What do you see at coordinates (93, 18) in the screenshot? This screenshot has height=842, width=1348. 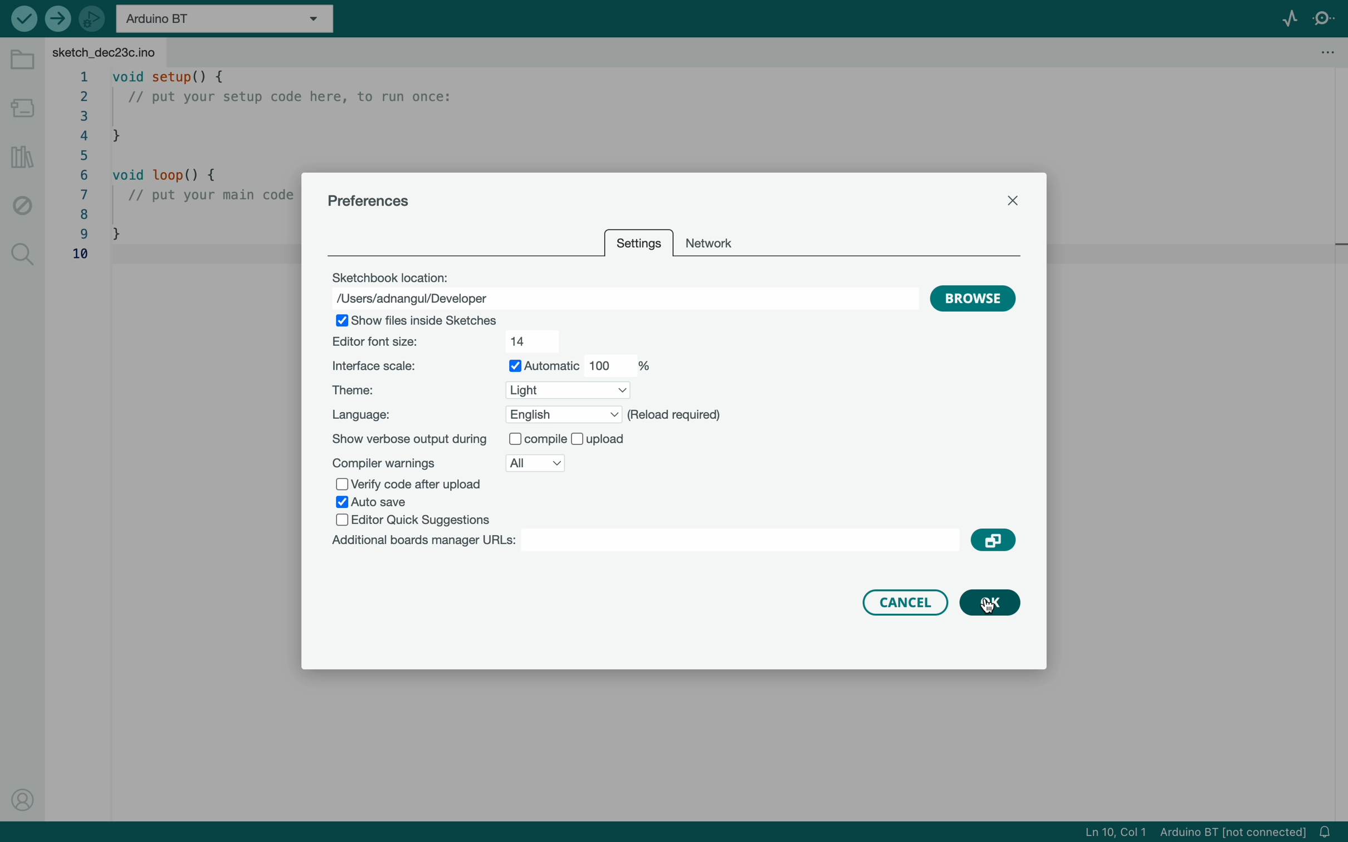 I see `debugger` at bounding box center [93, 18].